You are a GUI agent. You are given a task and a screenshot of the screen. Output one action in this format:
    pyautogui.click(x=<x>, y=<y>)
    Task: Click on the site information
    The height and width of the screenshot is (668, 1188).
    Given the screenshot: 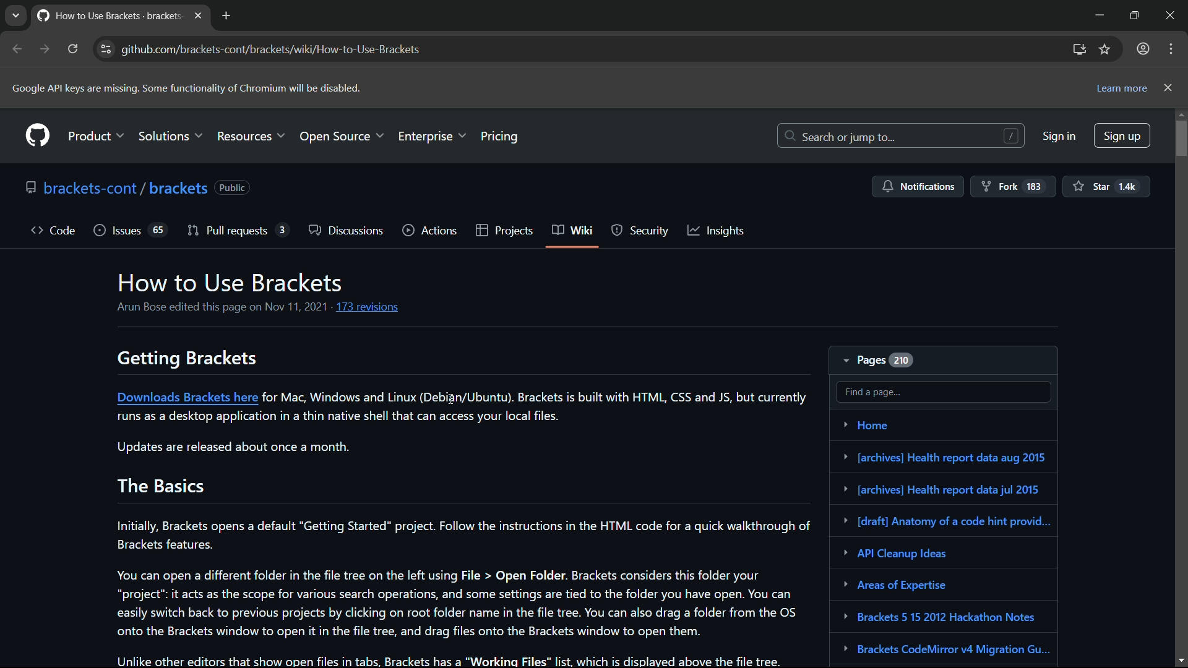 What is the action you would take?
    pyautogui.click(x=106, y=49)
    